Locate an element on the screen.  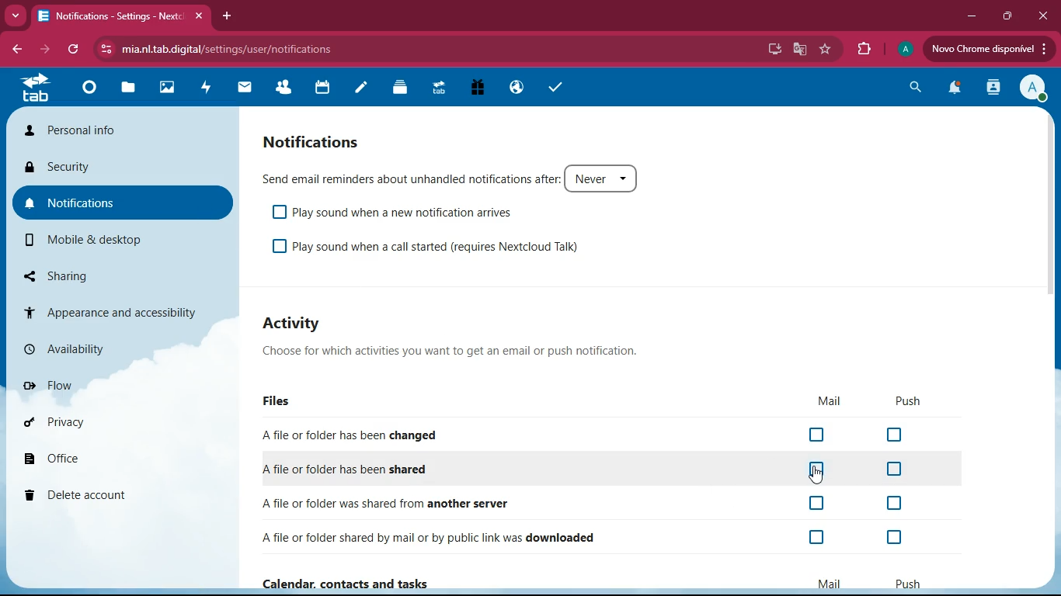
profile is located at coordinates (1034, 88).